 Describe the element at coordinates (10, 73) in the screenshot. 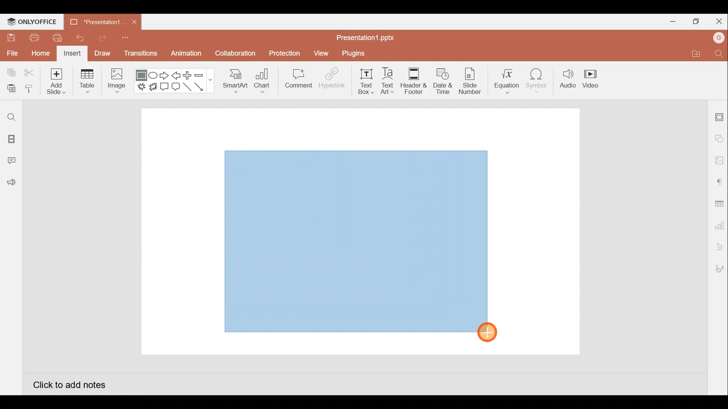

I see `Copy` at that location.